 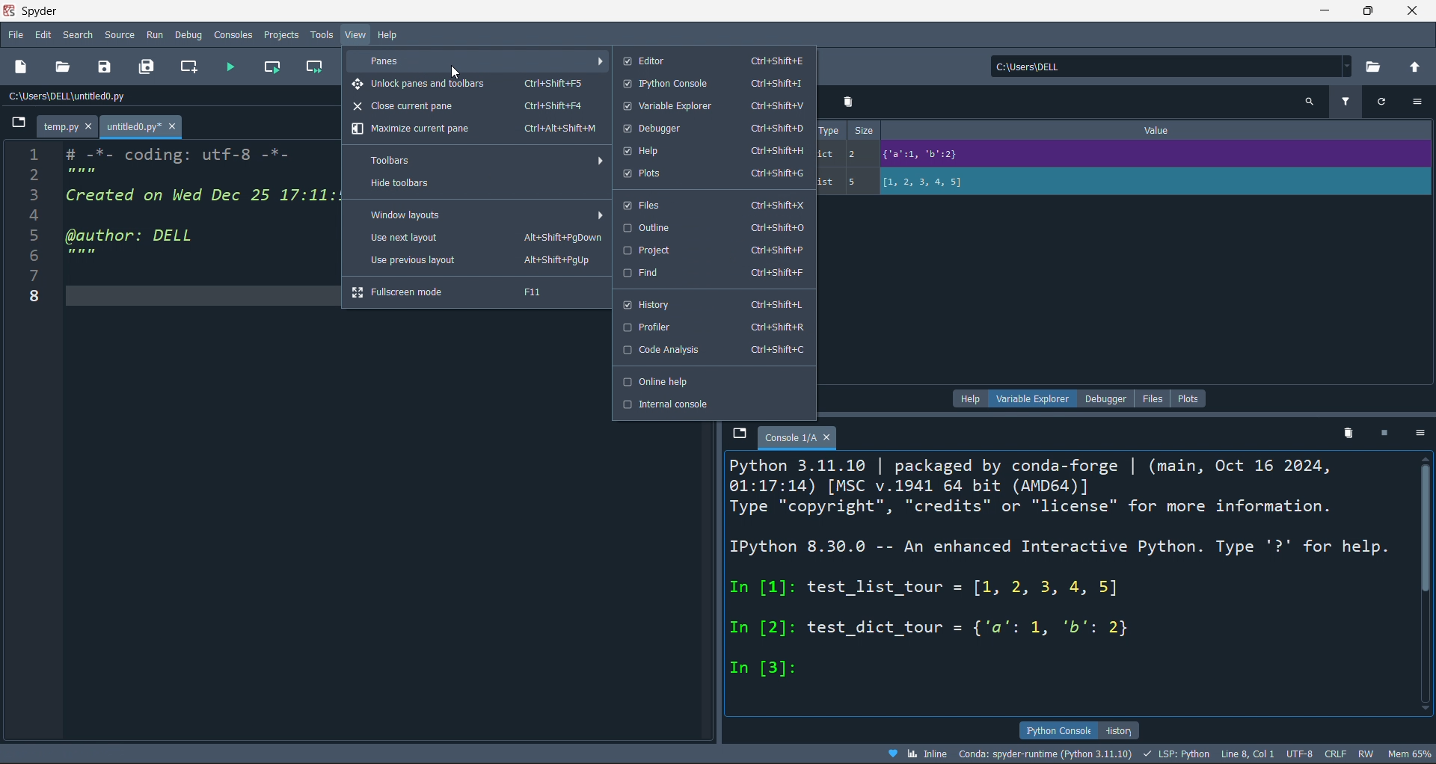 I want to click on internal console, so click(x=711, y=407).